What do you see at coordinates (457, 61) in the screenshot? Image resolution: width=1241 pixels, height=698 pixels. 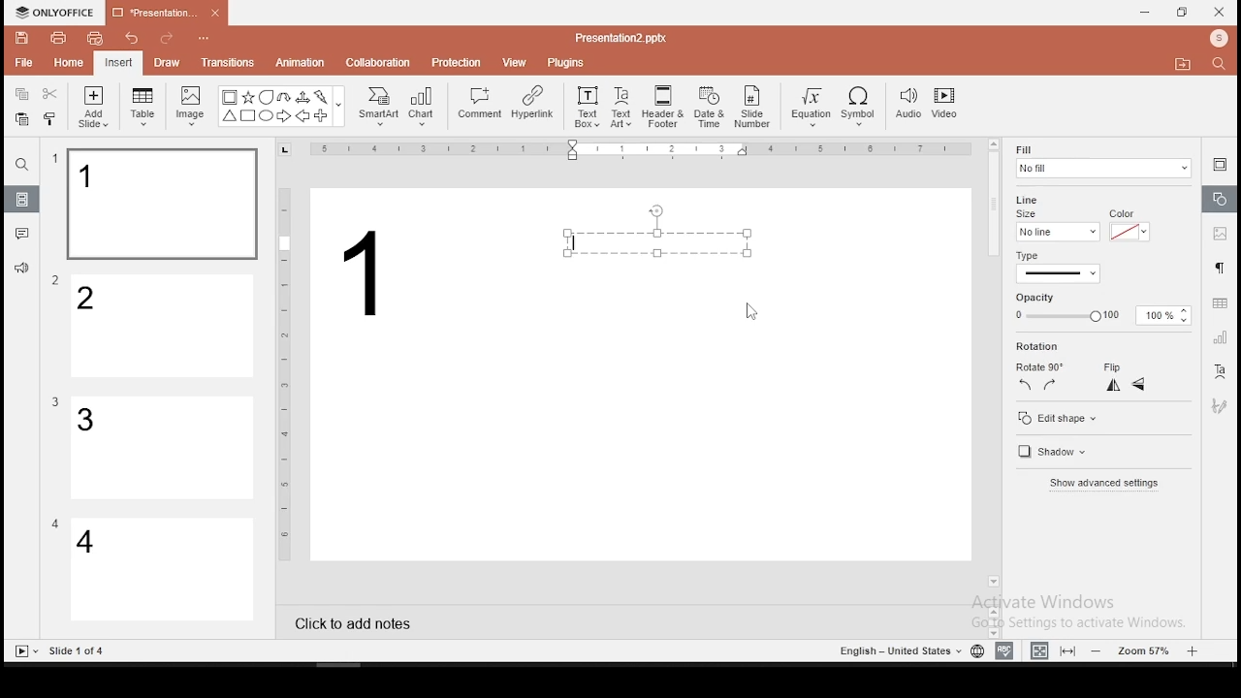 I see `protection` at bounding box center [457, 61].